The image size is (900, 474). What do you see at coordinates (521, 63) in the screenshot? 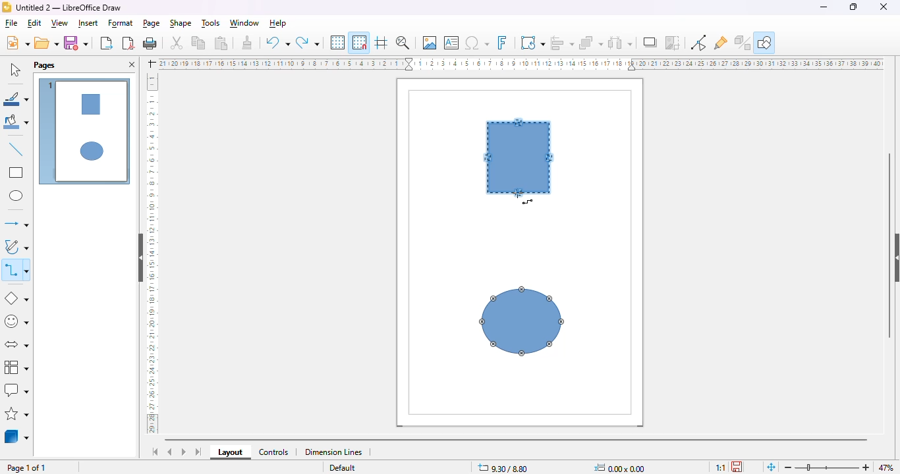
I see `ruler` at bounding box center [521, 63].